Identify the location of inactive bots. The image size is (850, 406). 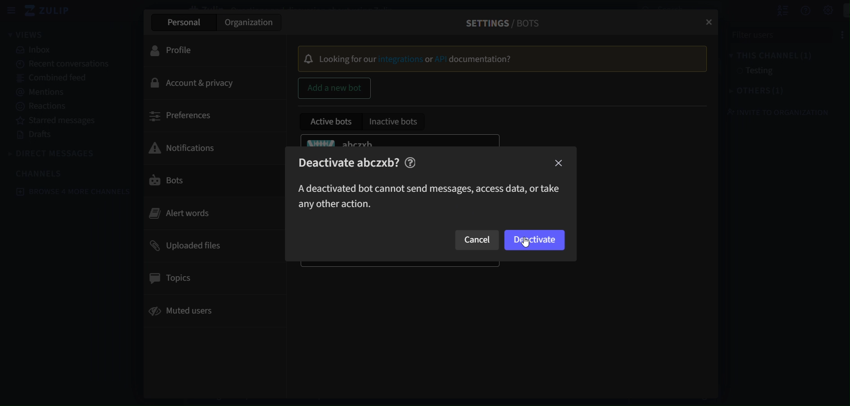
(395, 122).